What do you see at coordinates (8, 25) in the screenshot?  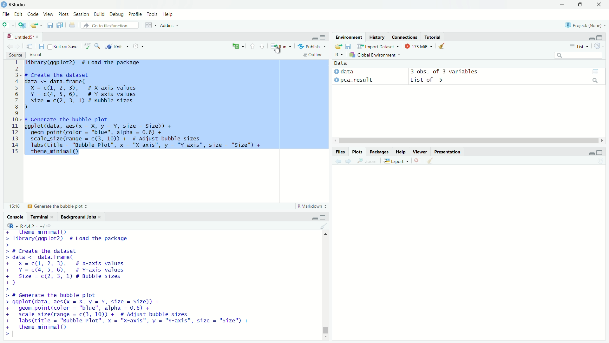 I see `new file` at bounding box center [8, 25].